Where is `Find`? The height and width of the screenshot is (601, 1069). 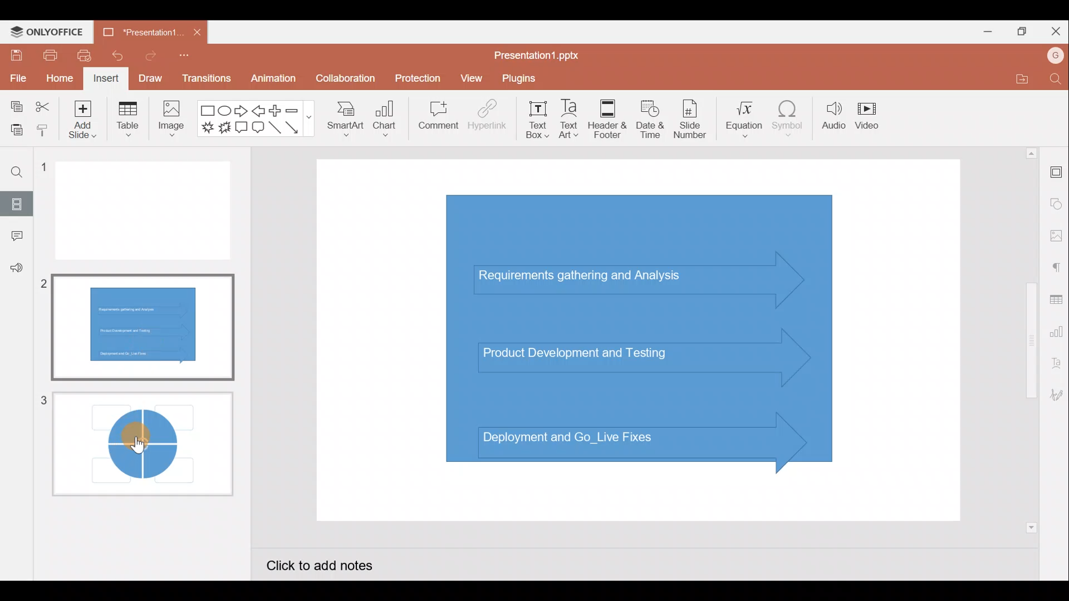 Find is located at coordinates (1053, 80).